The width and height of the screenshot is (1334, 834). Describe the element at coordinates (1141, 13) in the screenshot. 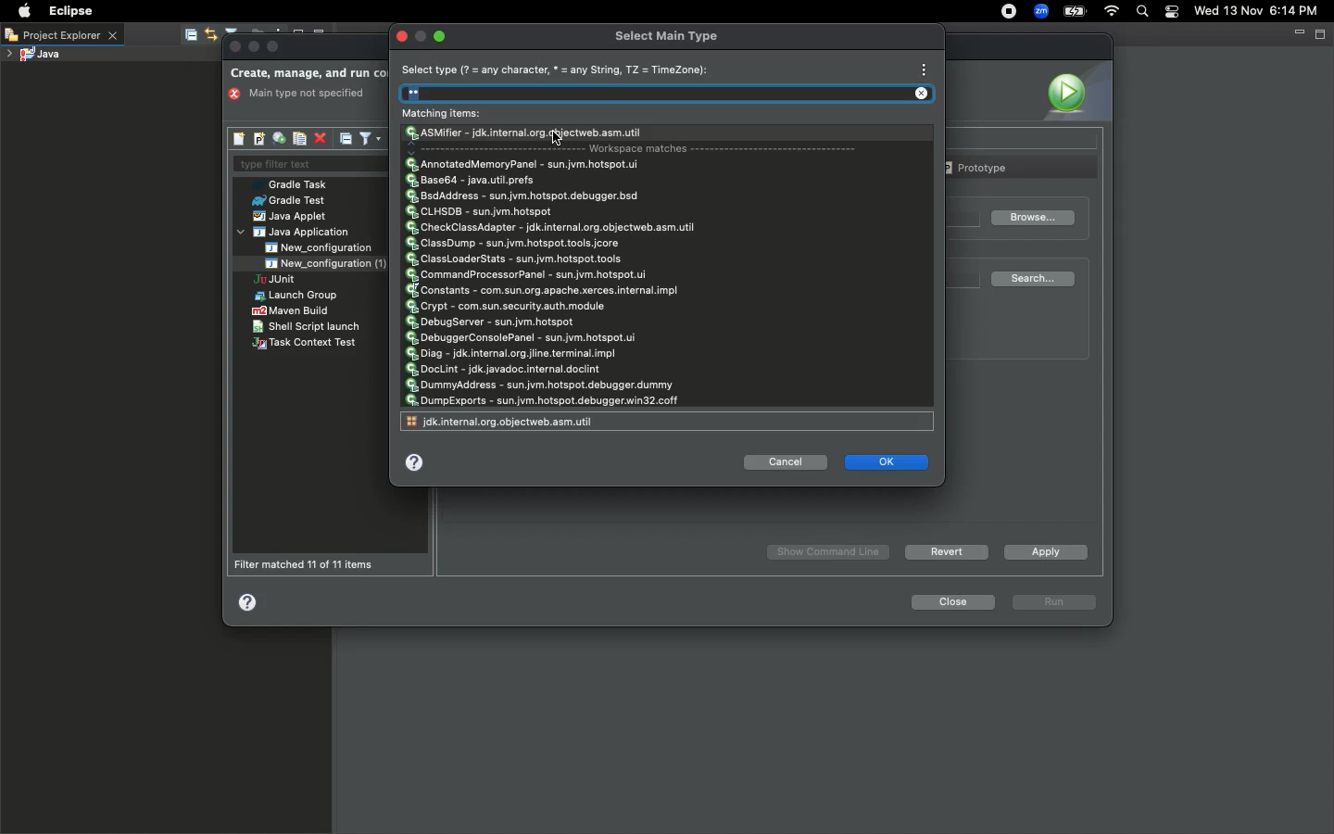

I see `Search` at that location.